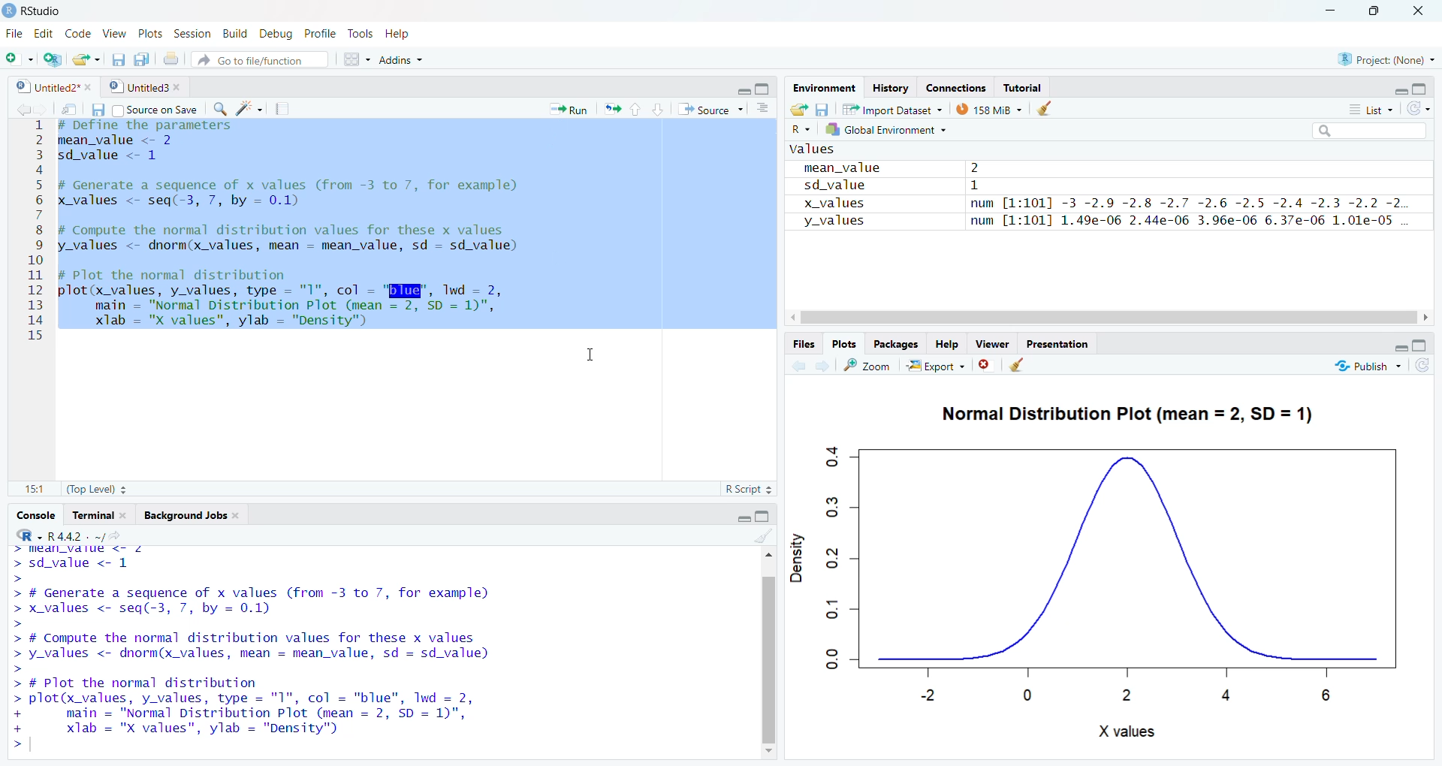 This screenshot has width=1442, height=766. What do you see at coordinates (83, 58) in the screenshot?
I see `open file` at bounding box center [83, 58].